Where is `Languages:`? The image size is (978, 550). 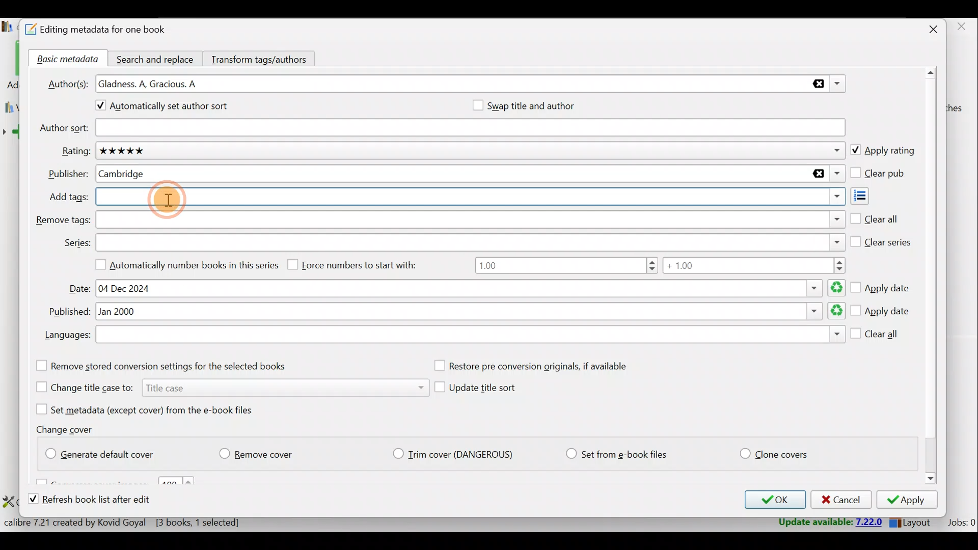
Languages: is located at coordinates (66, 336).